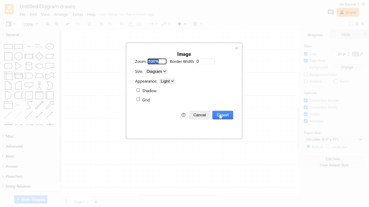  What do you see at coordinates (130, 24) in the screenshot?
I see `Fill line` at bounding box center [130, 24].